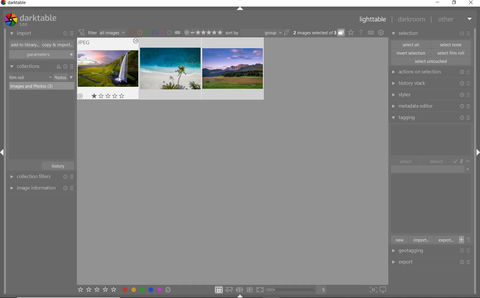 Image resolution: width=480 pixels, height=298 pixels. Describe the element at coordinates (467, 251) in the screenshot. I see `Options` at that location.